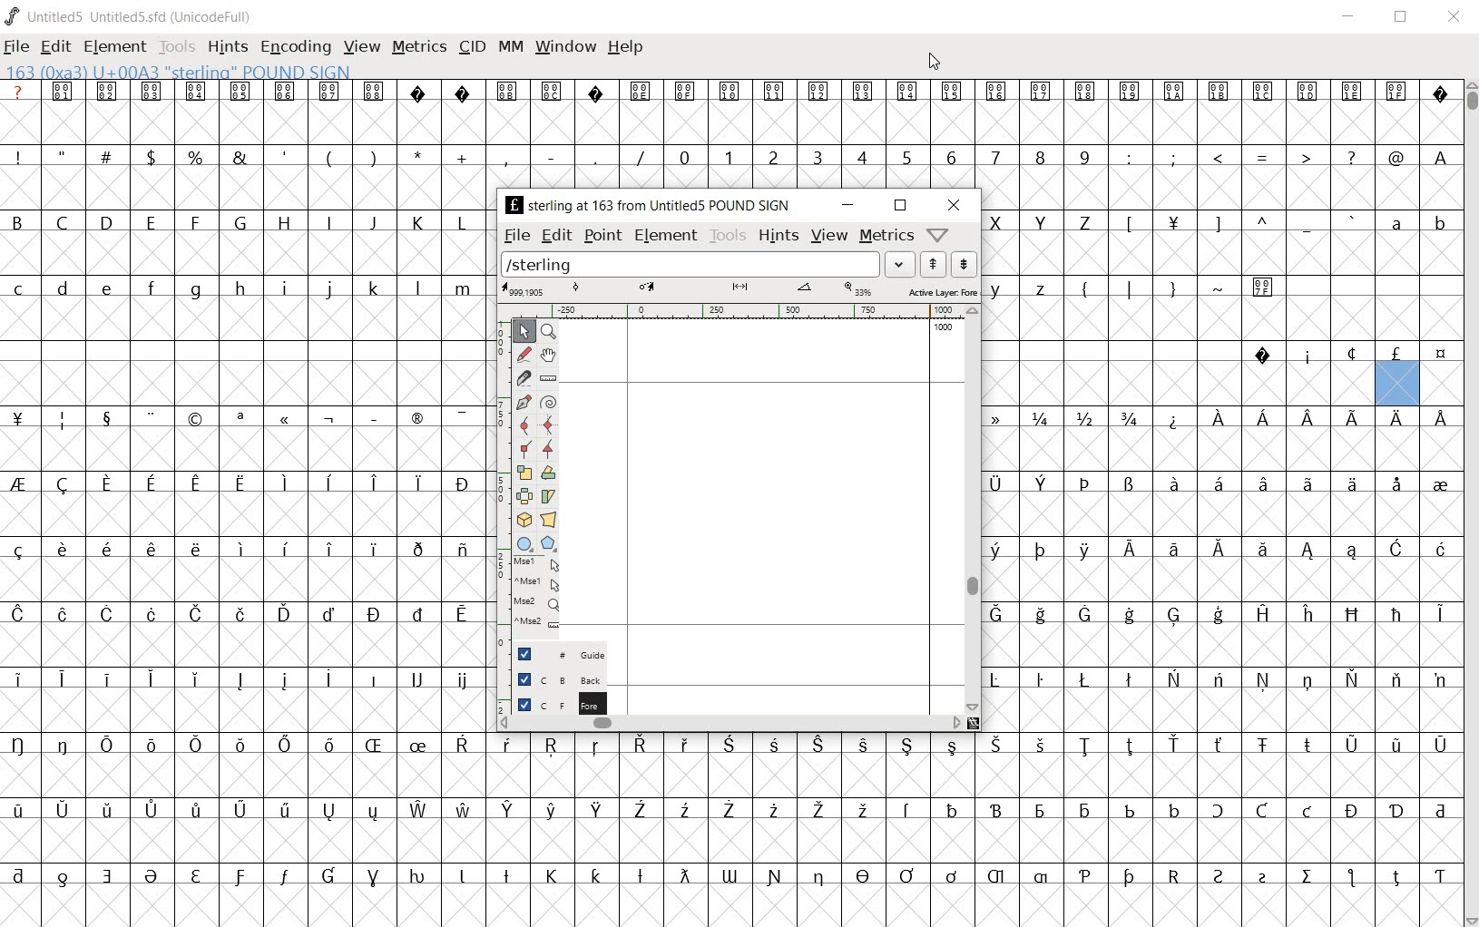  I want to click on Symbol, so click(105, 548).